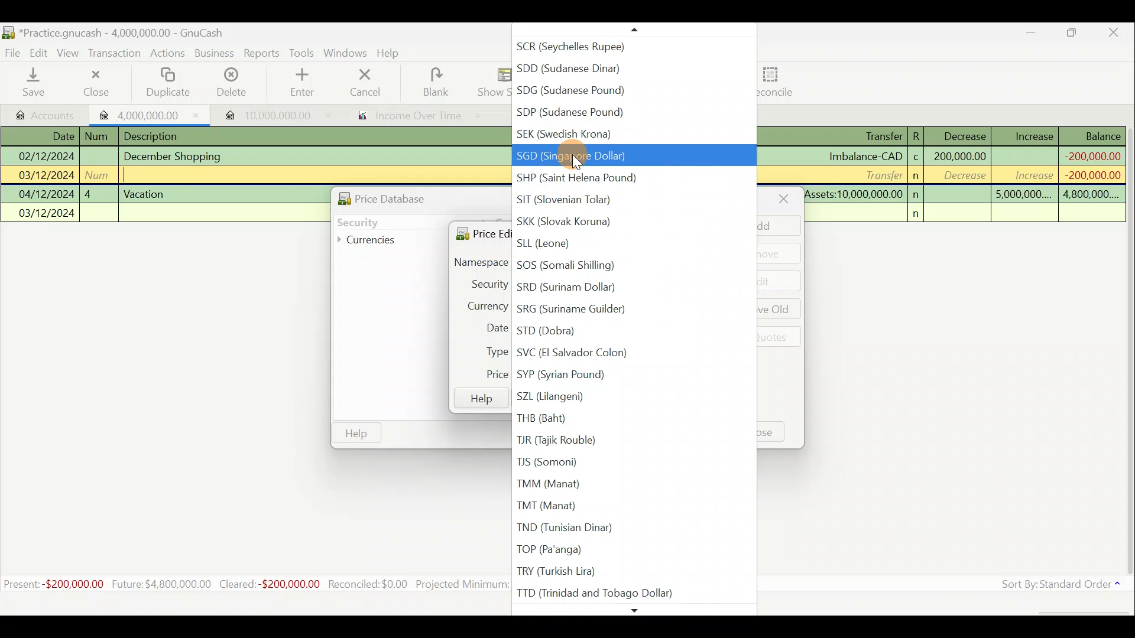  What do you see at coordinates (41, 113) in the screenshot?
I see `Accounts` at bounding box center [41, 113].